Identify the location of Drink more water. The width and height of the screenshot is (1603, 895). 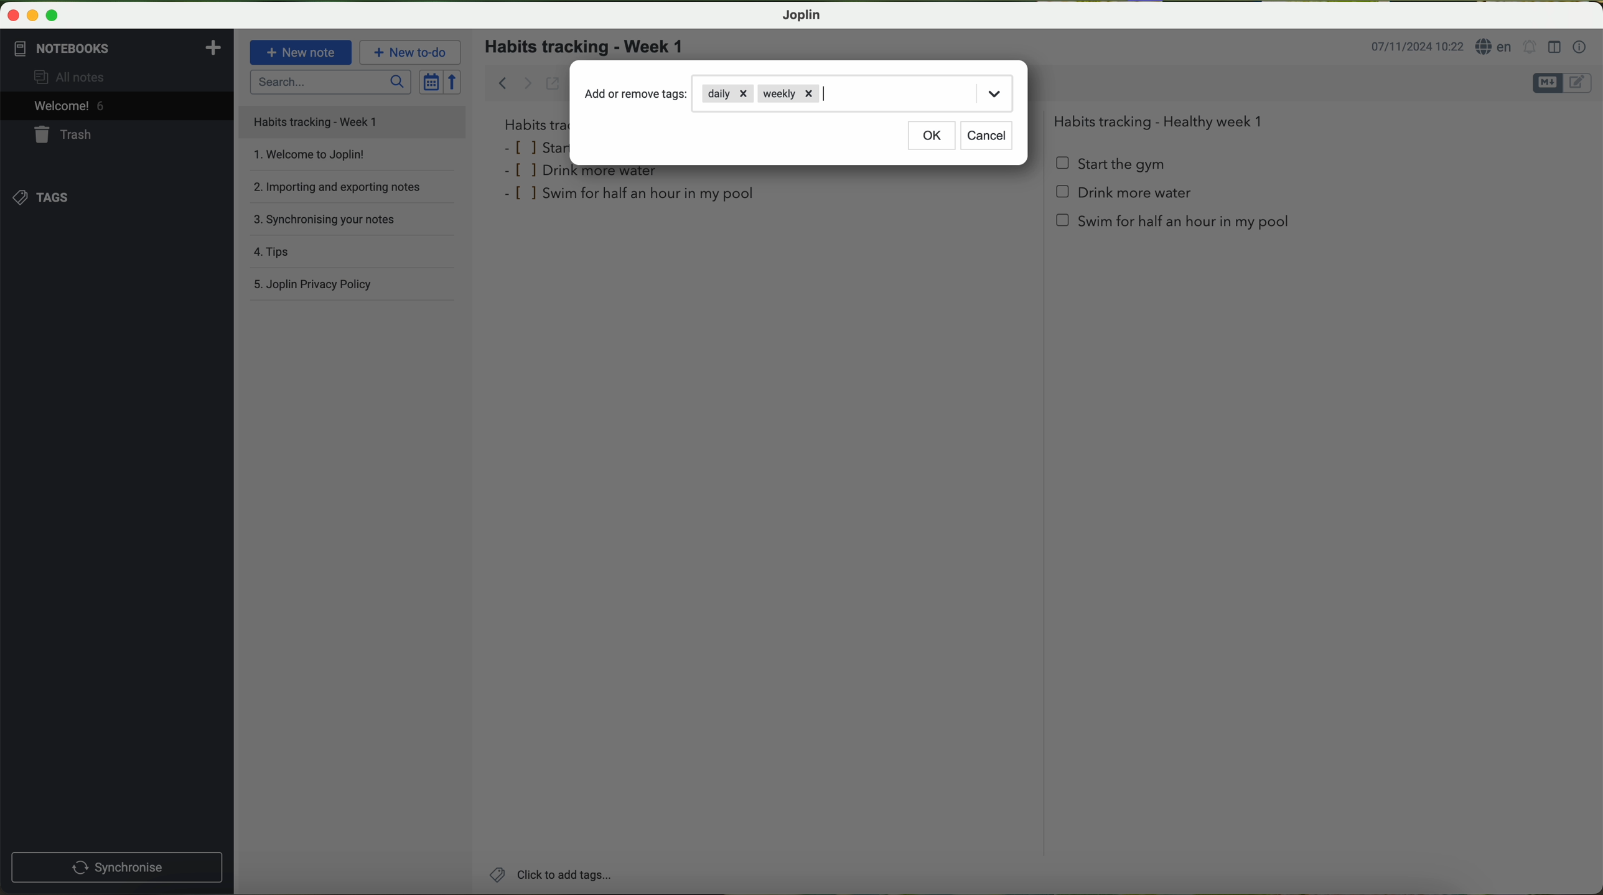
(1124, 197).